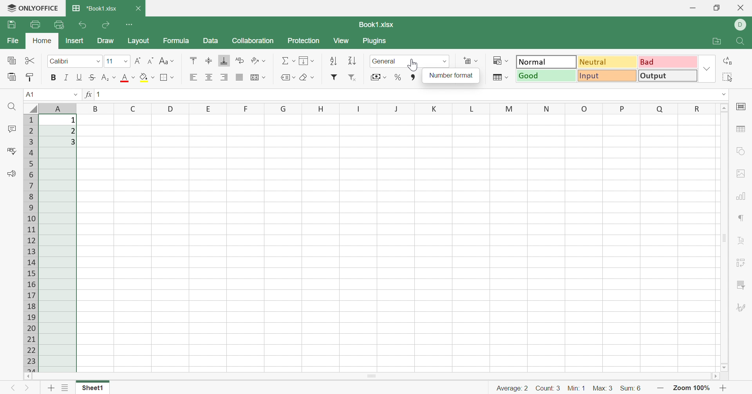 Image resolution: width=752 pixels, height=394 pixels. What do you see at coordinates (742, 106) in the screenshot?
I see `Cell settings` at bounding box center [742, 106].